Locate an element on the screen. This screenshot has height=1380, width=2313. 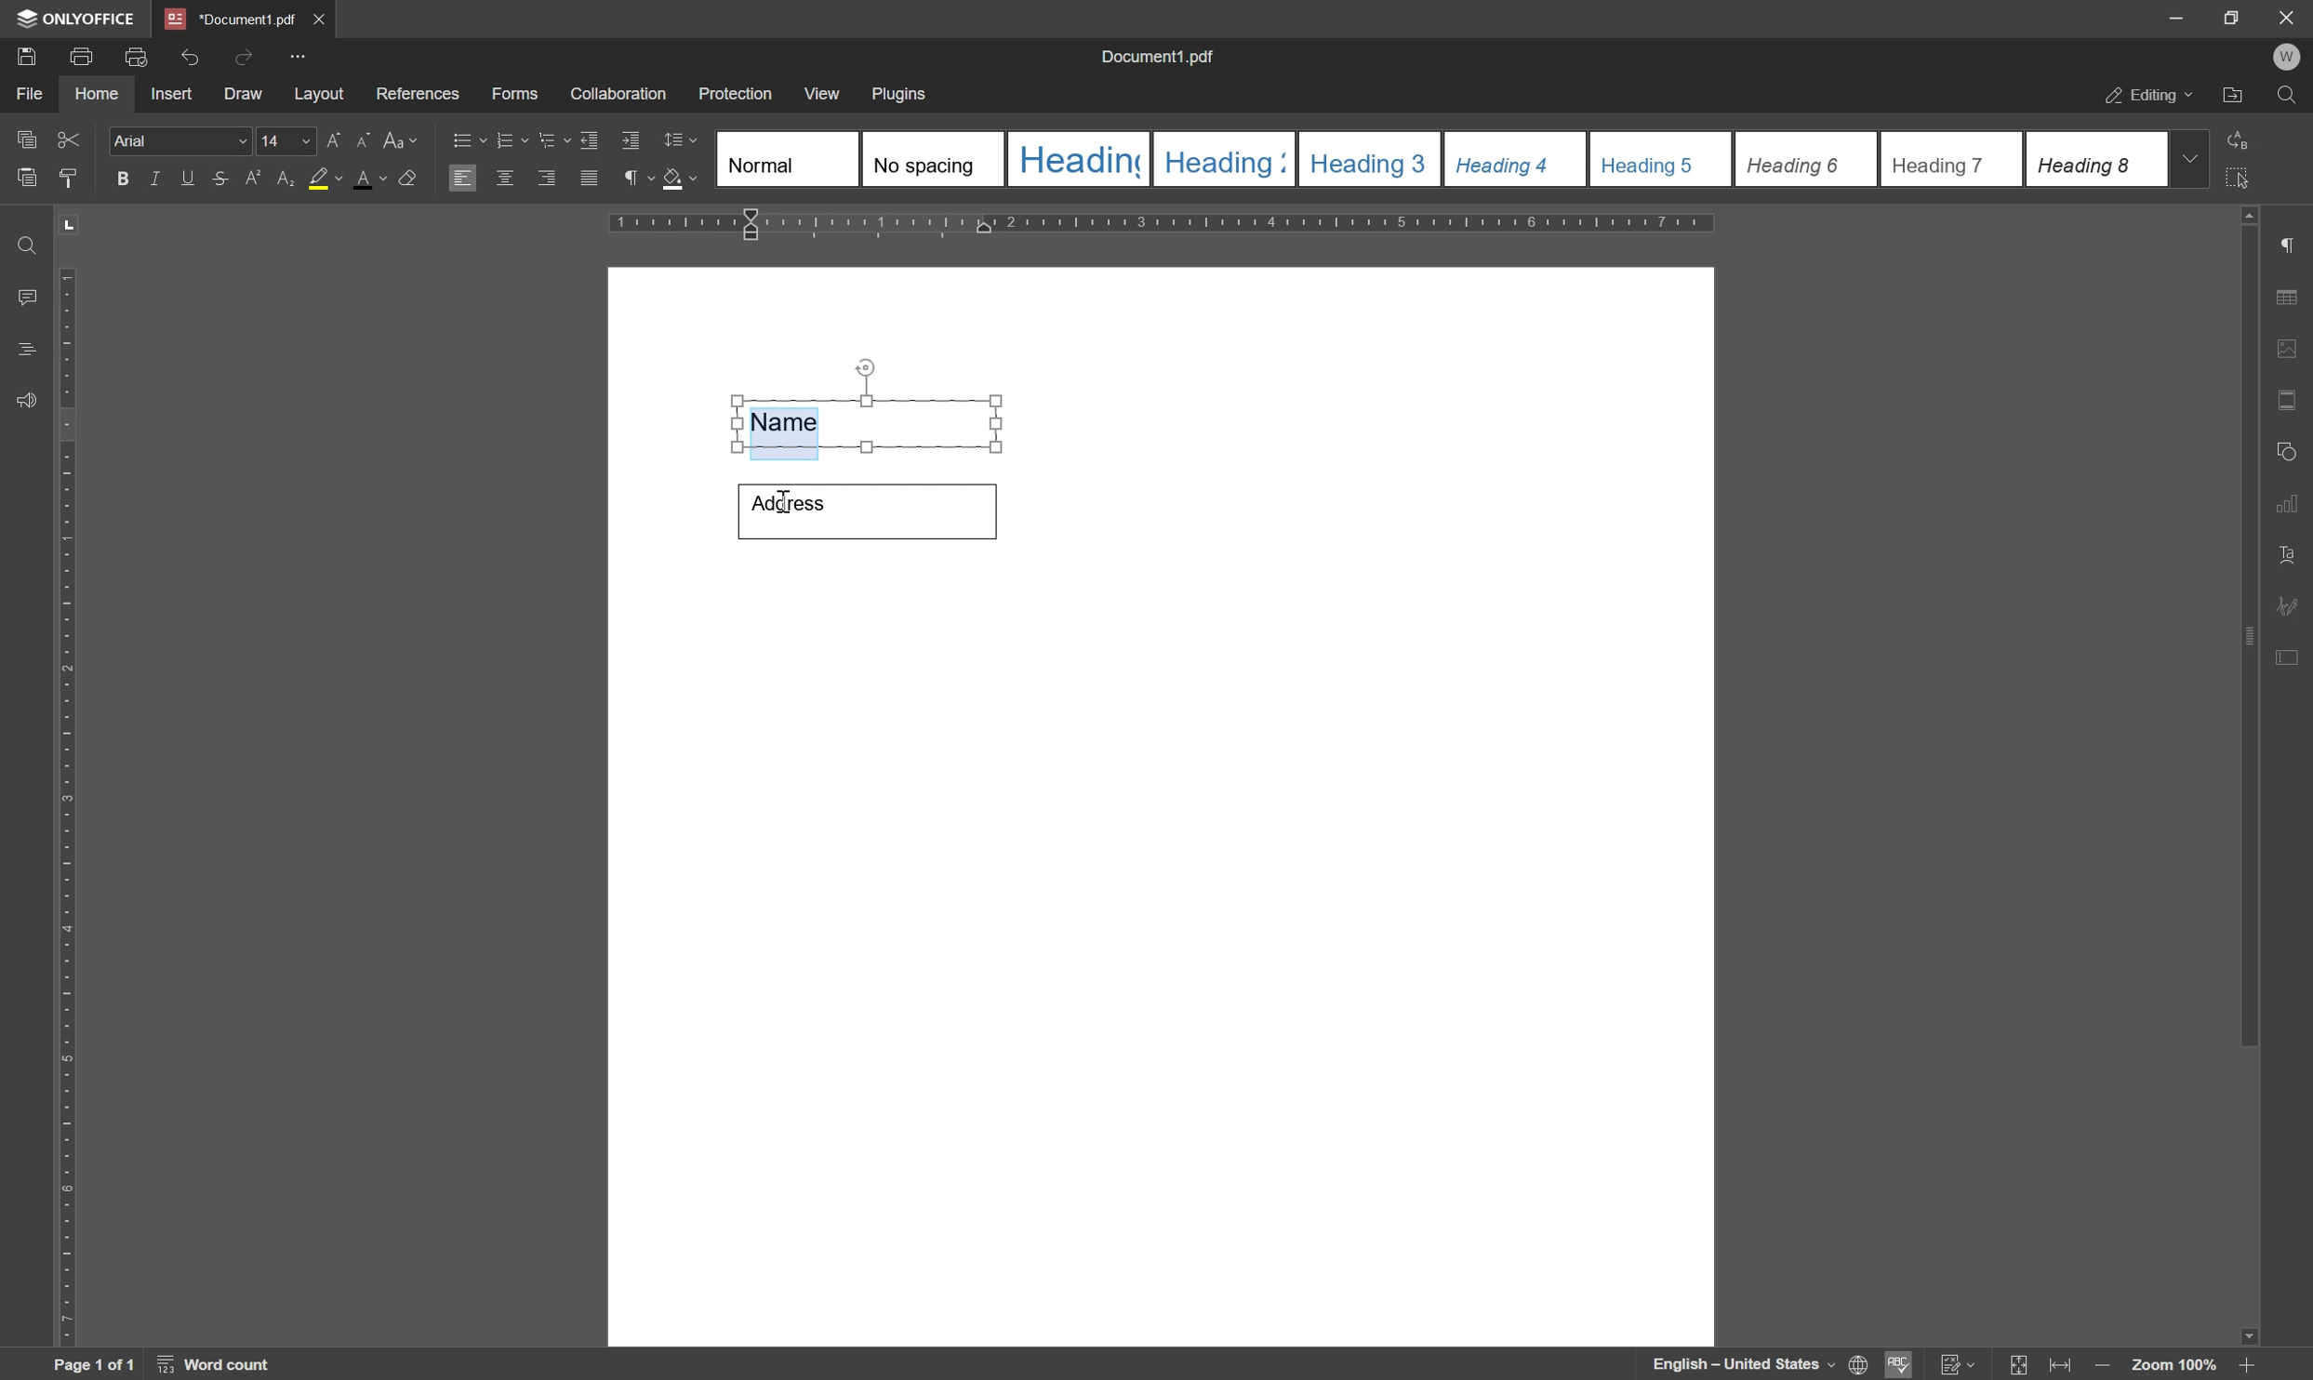
insert is located at coordinates (171, 95).